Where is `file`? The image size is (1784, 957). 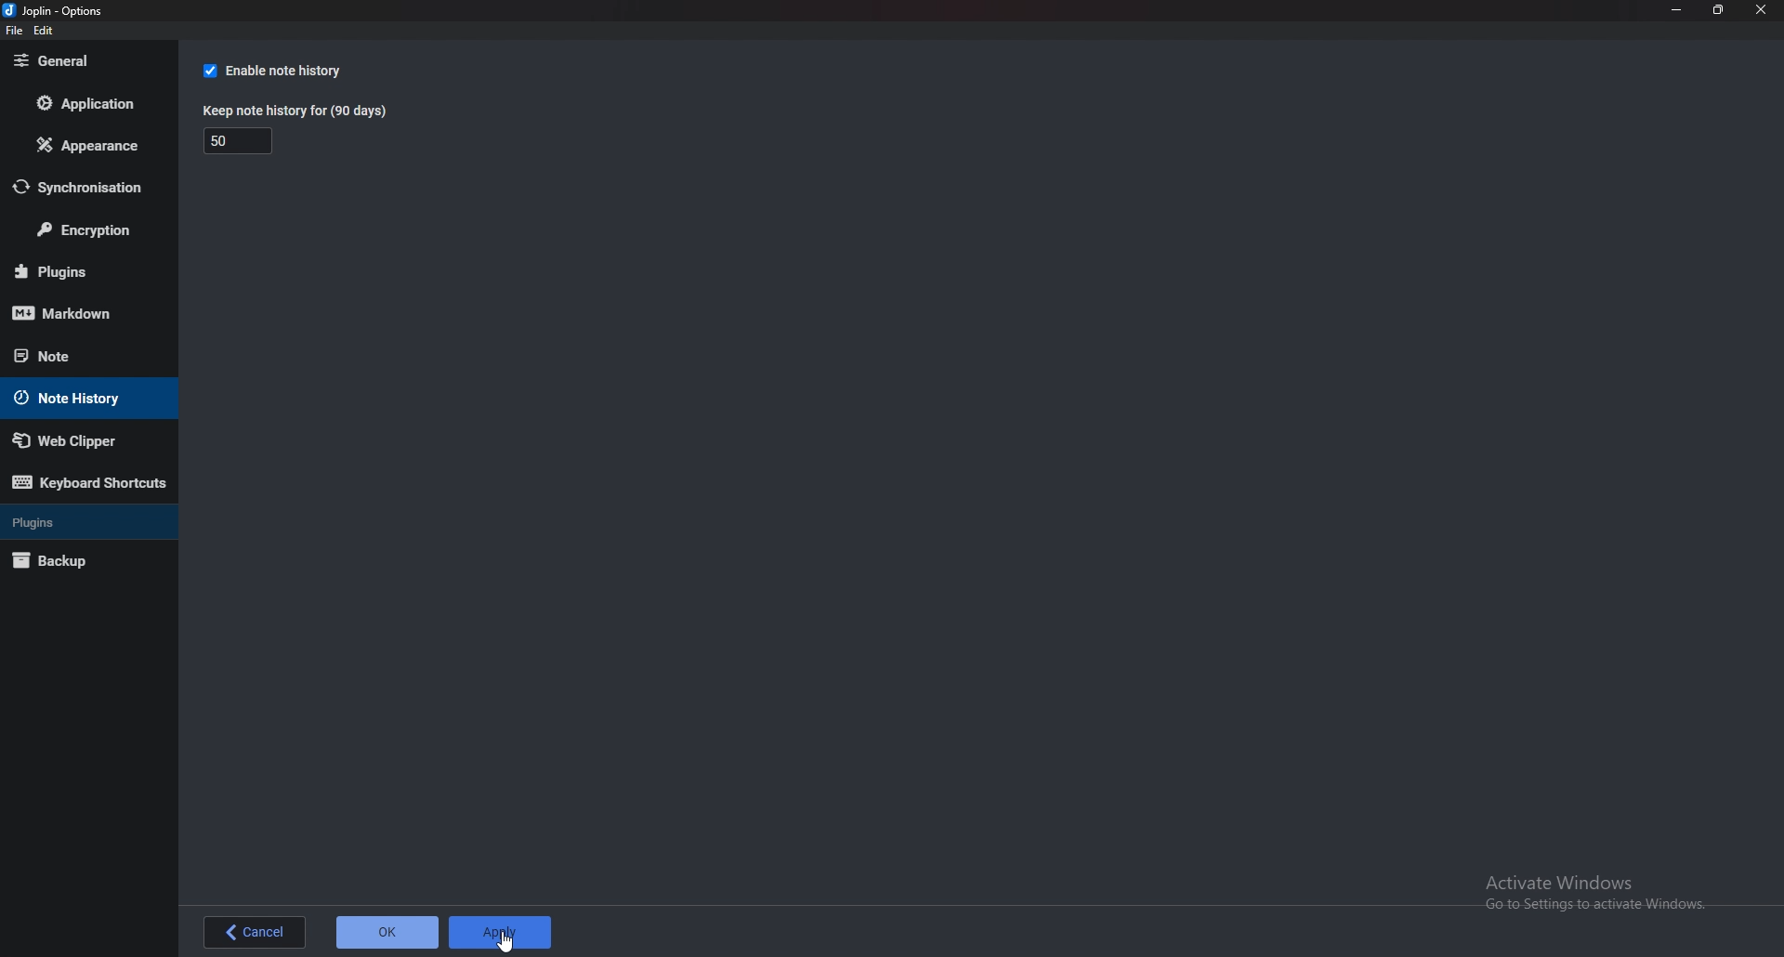
file is located at coordinates (14, 31).